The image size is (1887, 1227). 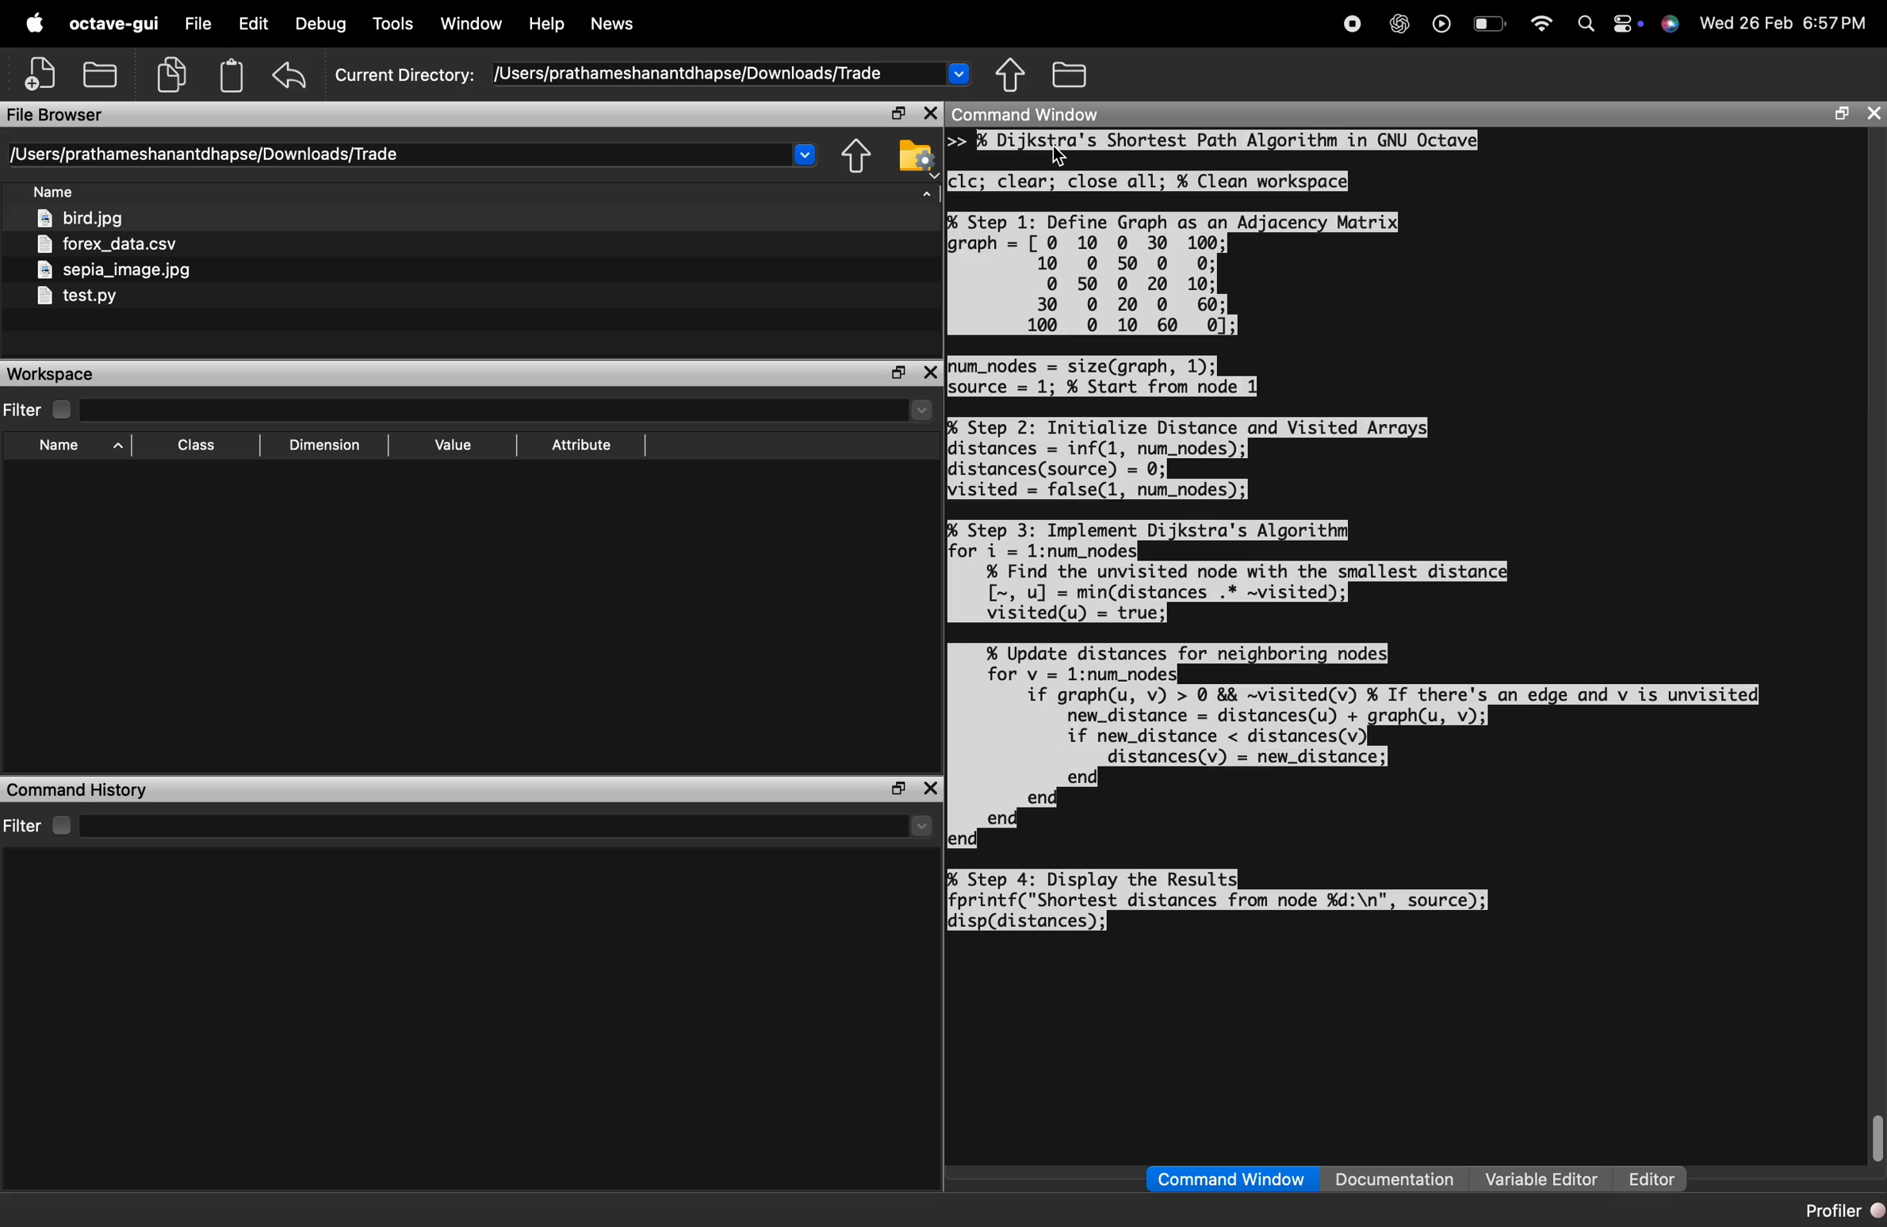 I want to click on wifi, so click(x=1546, y=25).